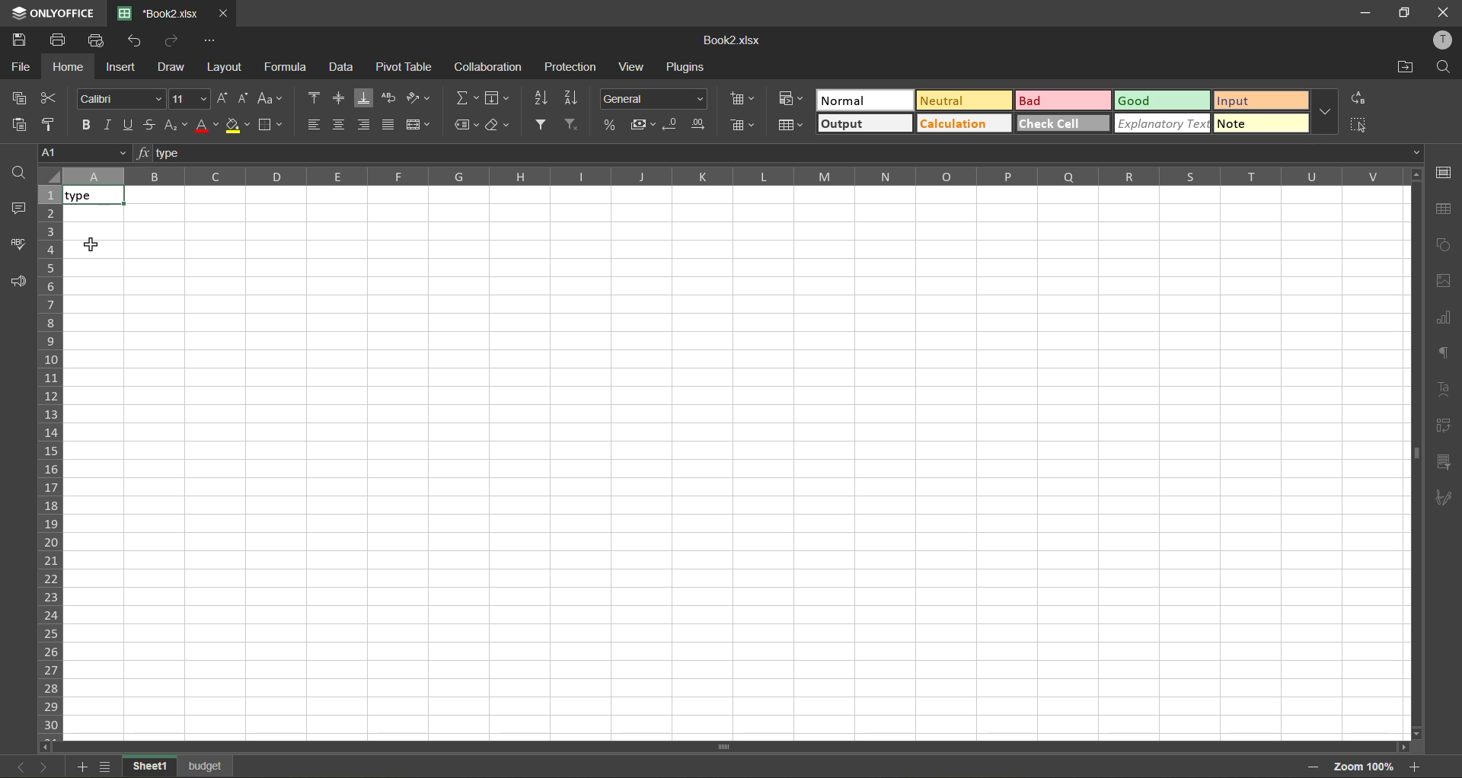  What do you see at coordinates (178, 123) in the screenshot?
I see `sub/superscript` at bounding box center [178, 123].